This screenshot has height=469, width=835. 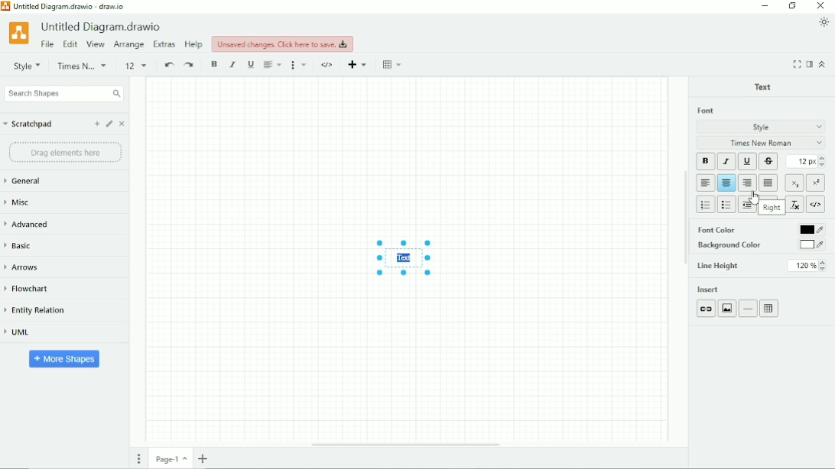 I want to click on white, so click(x=811, y=244).